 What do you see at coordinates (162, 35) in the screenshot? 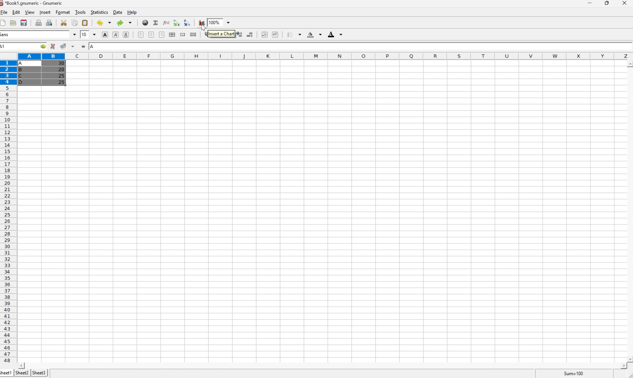
I see `Align Right` at bounding box center [162, 35].